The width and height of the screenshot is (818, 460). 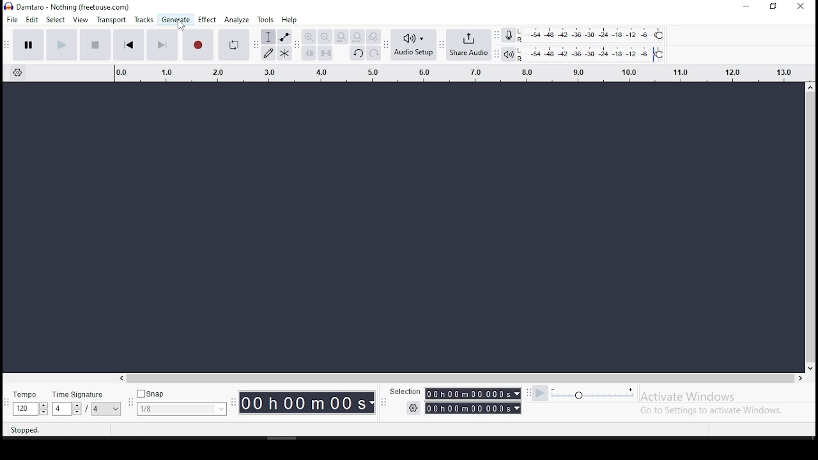 What do you see at coordinates (162, 45) in the screenshot?
I see `skip to end` at bounding box center [162, 45].